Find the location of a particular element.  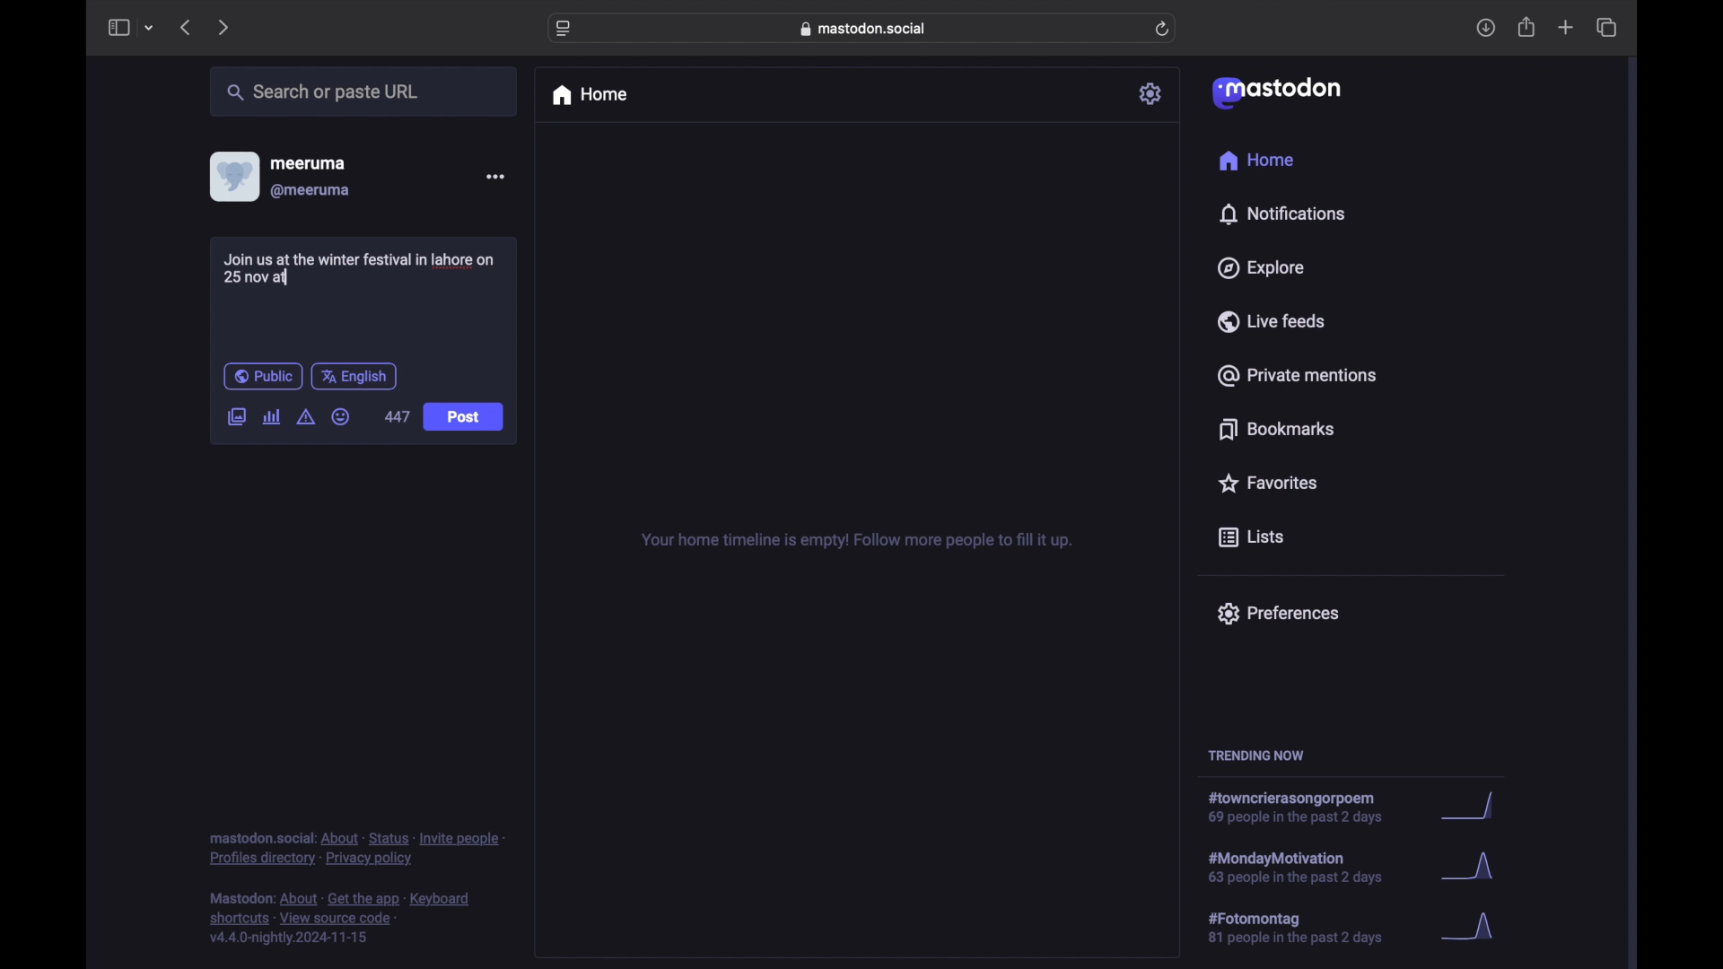

next is located at coordinates (225, 27).